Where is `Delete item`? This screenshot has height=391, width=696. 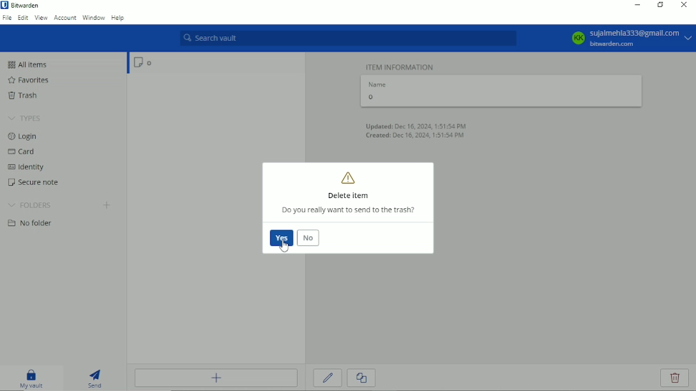
Delete item is located at coordinates (348, 196).